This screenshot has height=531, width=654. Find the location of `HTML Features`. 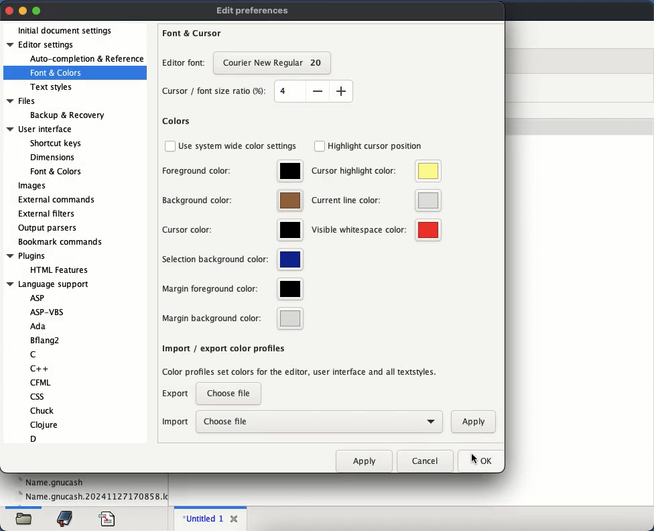

HTML Features is located at coordinates (59, 270).